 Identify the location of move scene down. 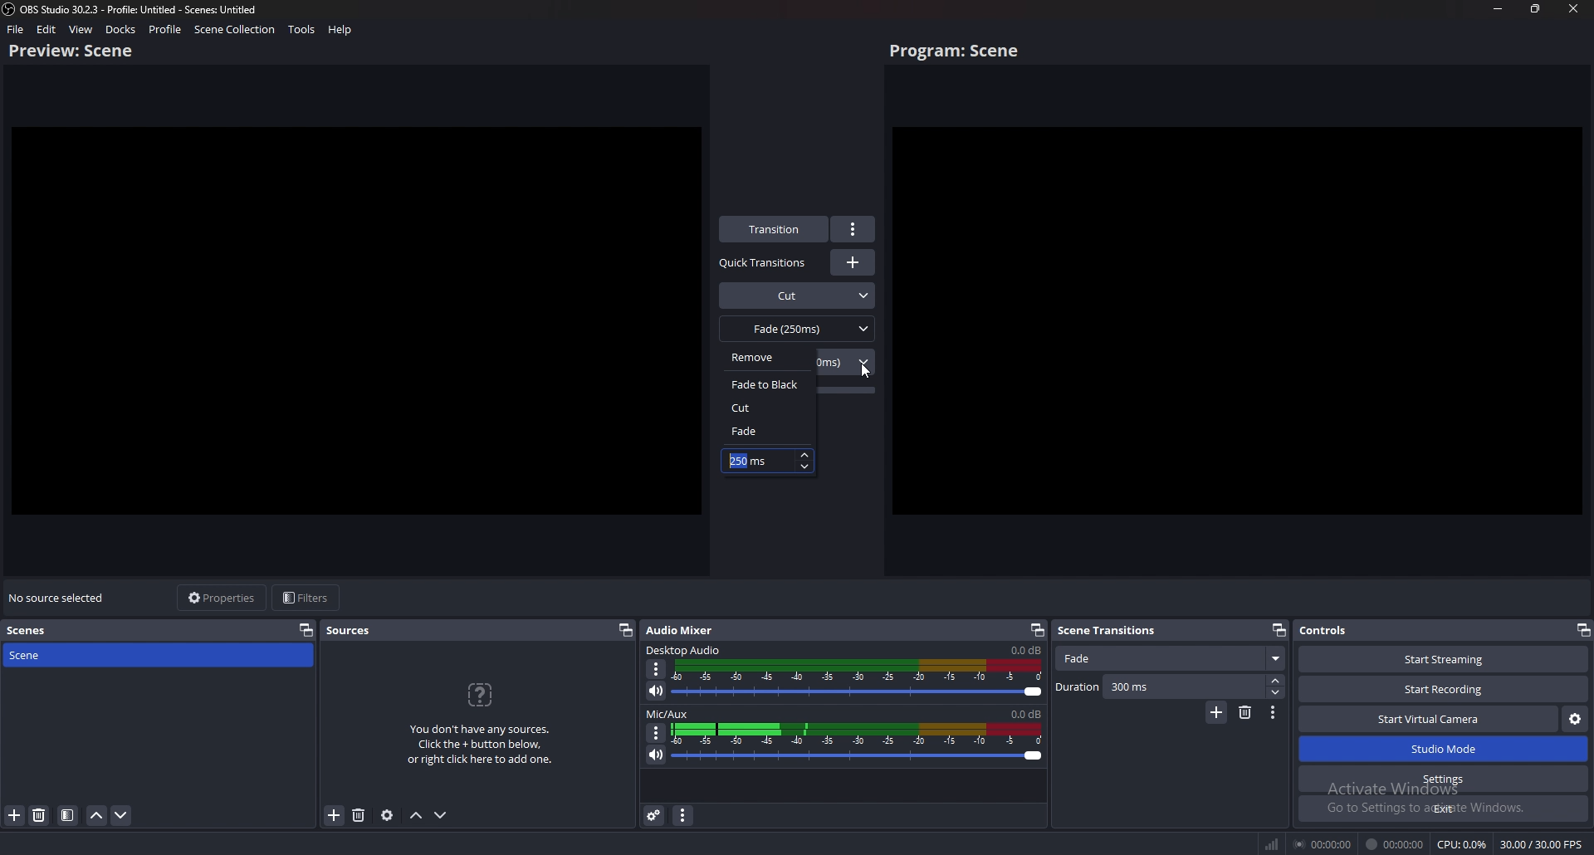
(122, 818).